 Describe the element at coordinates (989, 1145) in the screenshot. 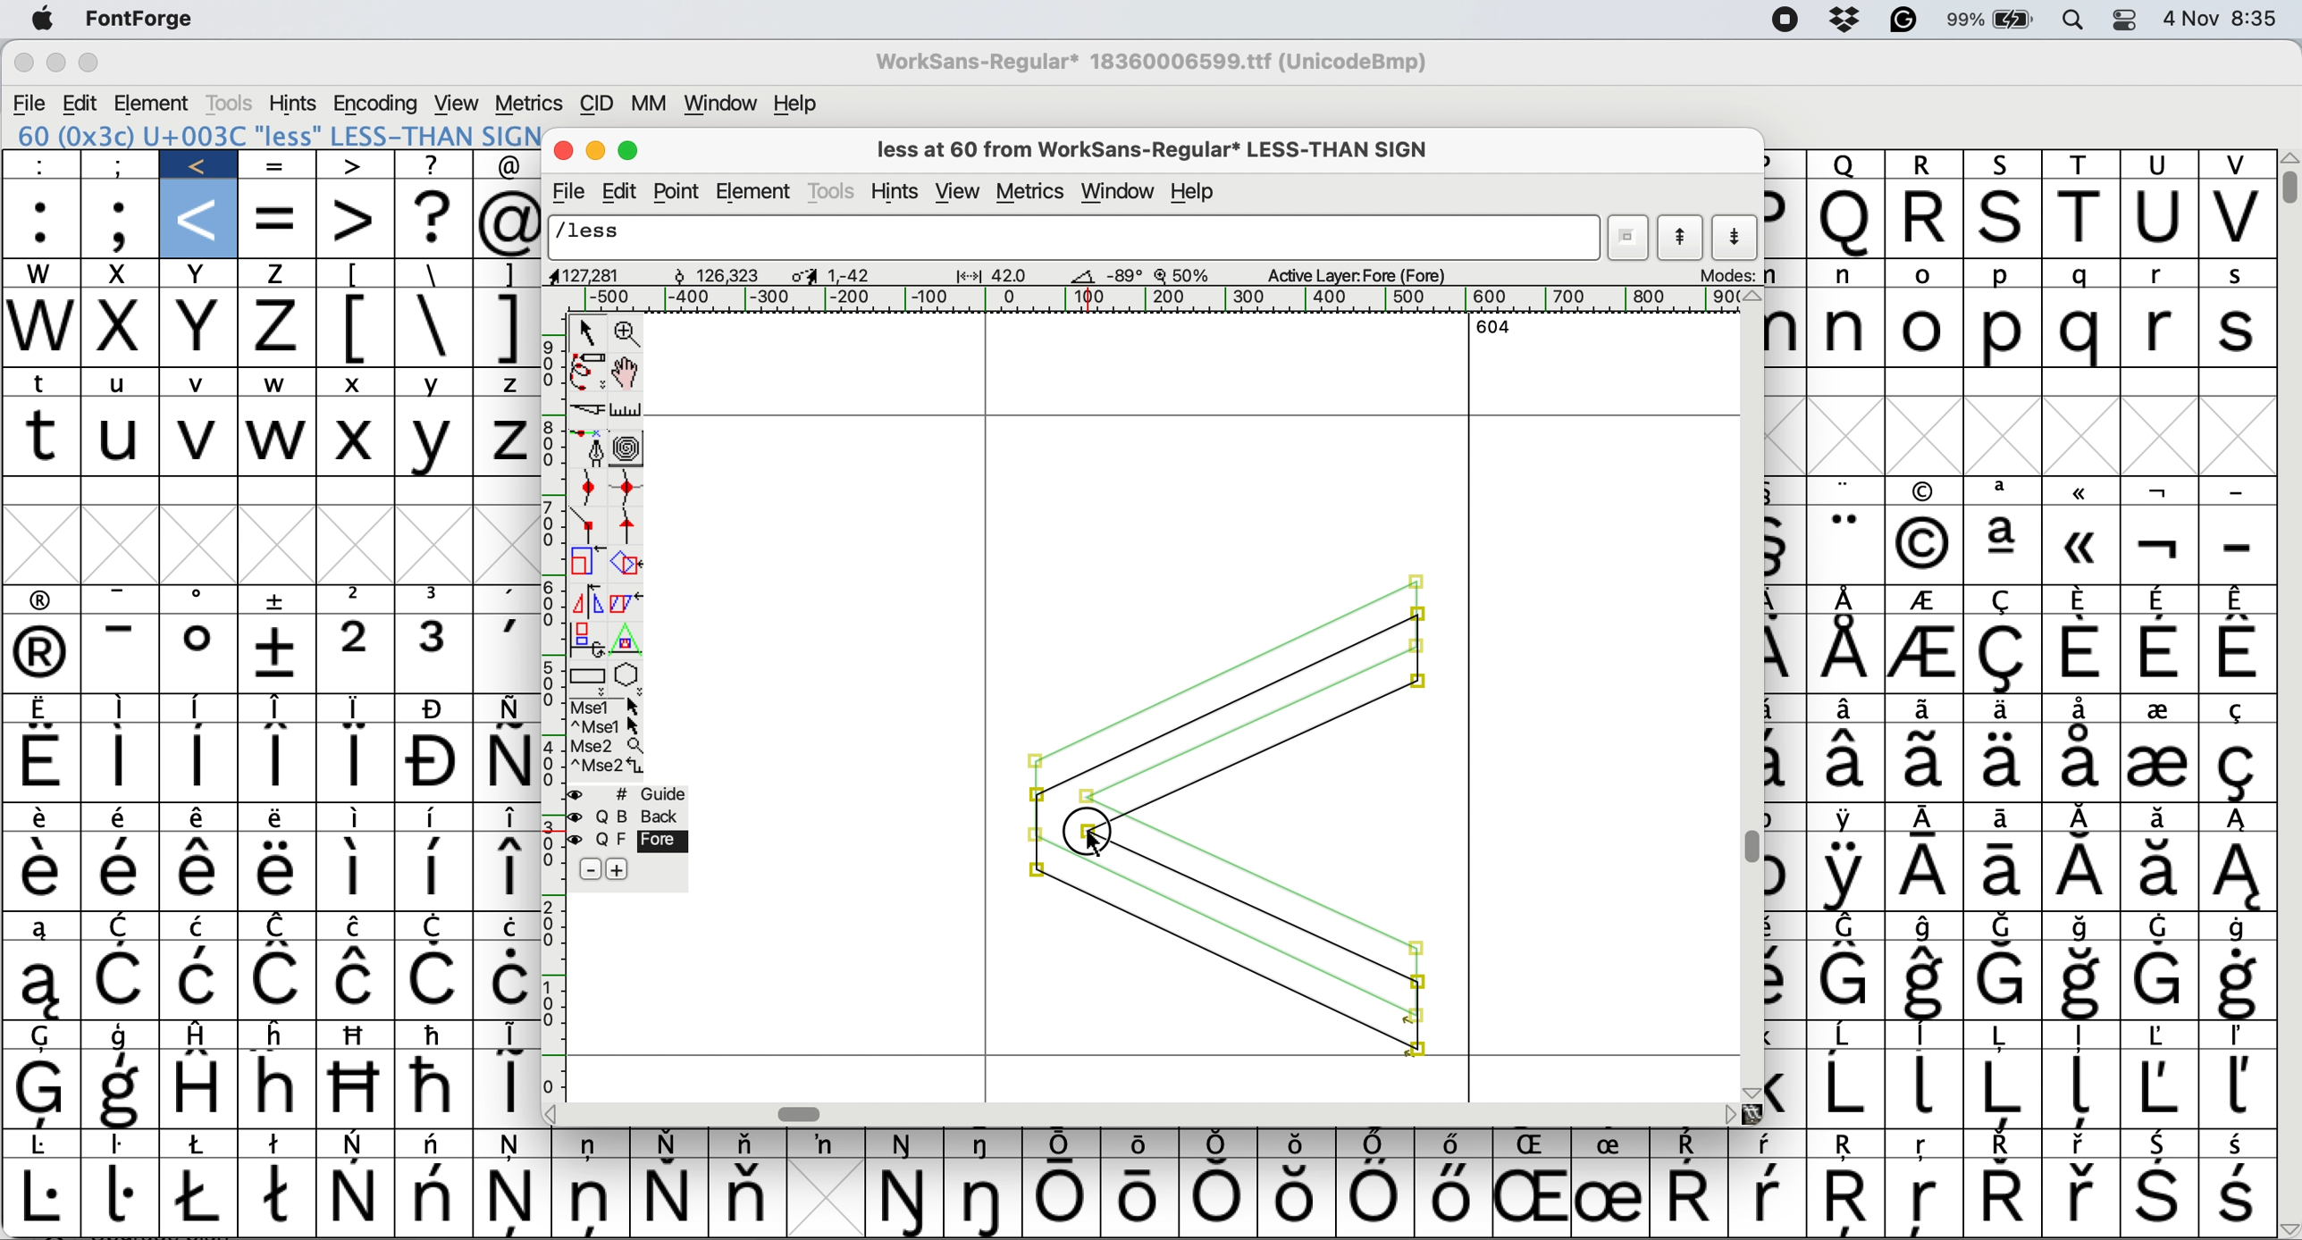

I see `Symbol` at that location.